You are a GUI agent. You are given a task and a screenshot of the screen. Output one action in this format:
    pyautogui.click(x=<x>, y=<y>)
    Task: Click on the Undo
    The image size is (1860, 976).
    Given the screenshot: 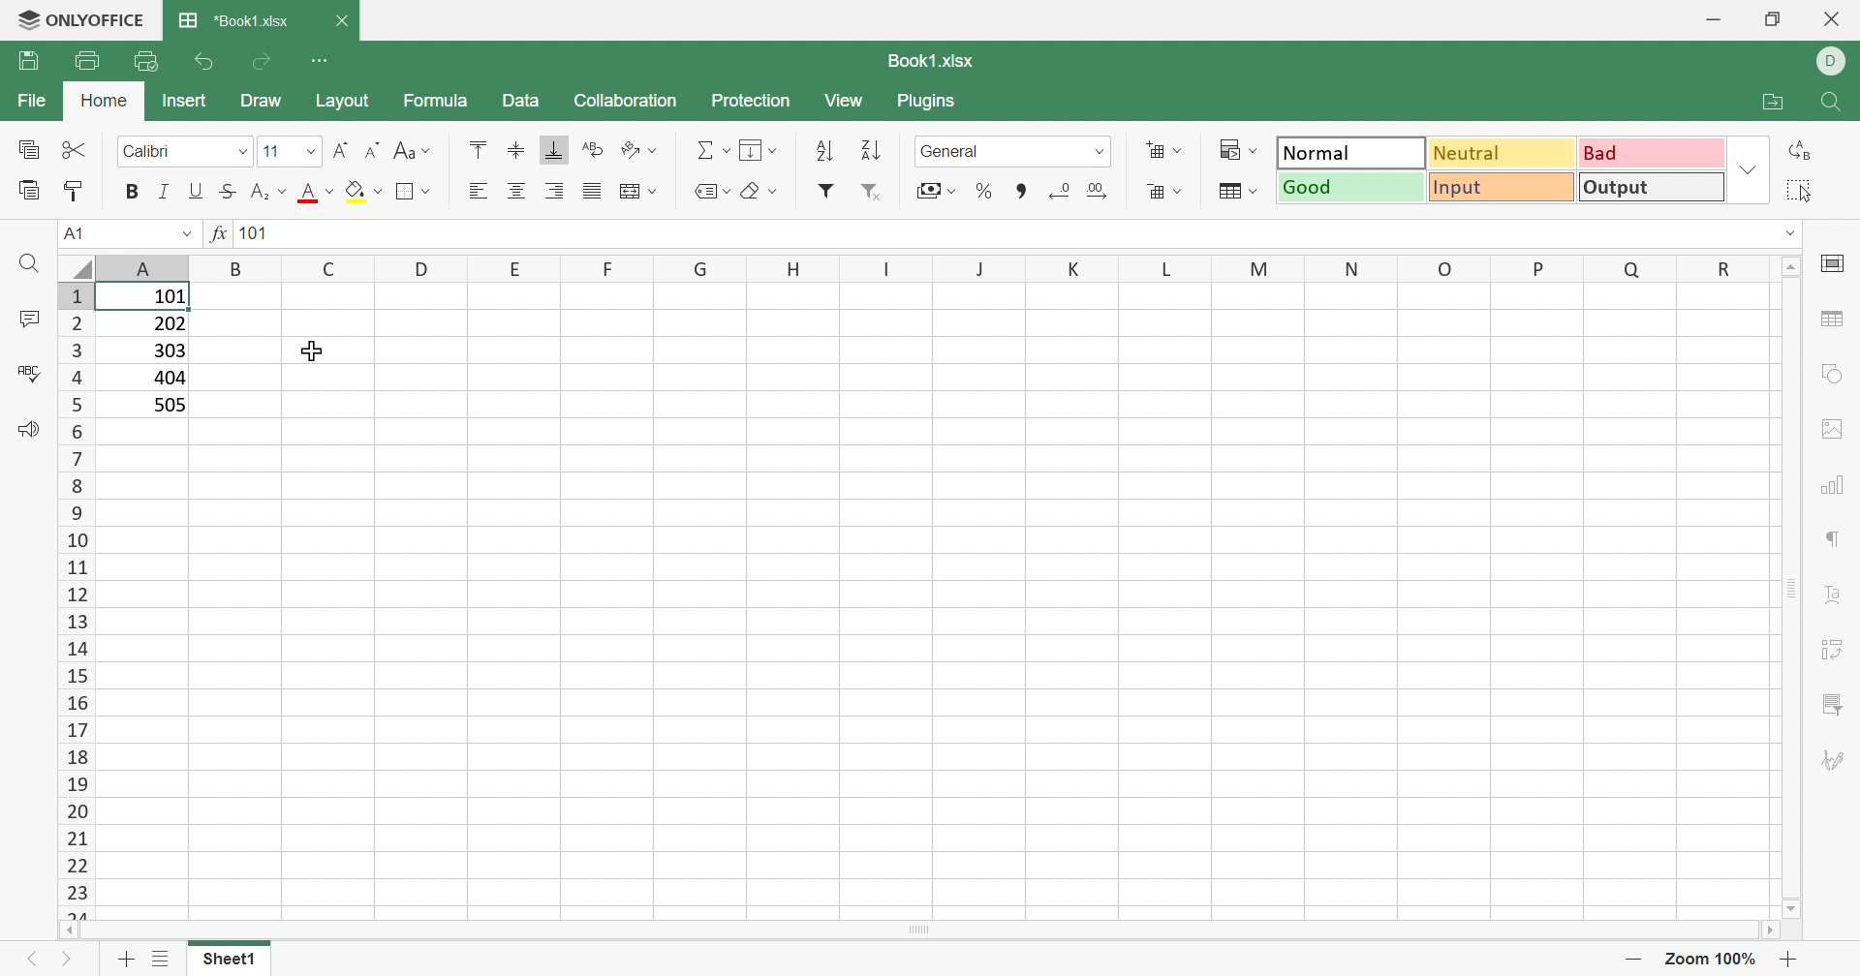 What is the action you would take?
    pyautogui.click(x=201, y=58)
    